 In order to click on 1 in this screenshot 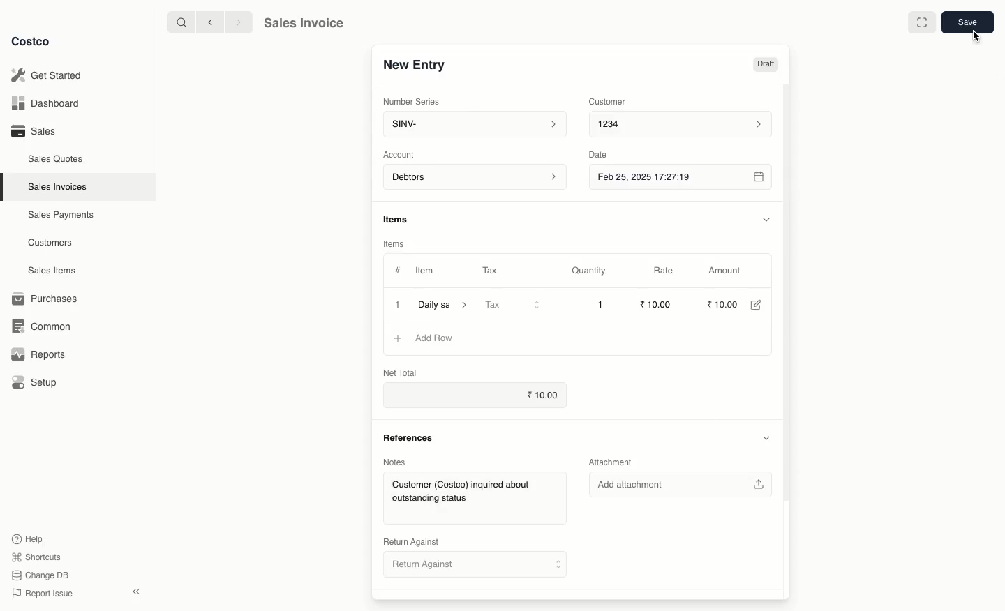, I will do `click(602, 305)`.